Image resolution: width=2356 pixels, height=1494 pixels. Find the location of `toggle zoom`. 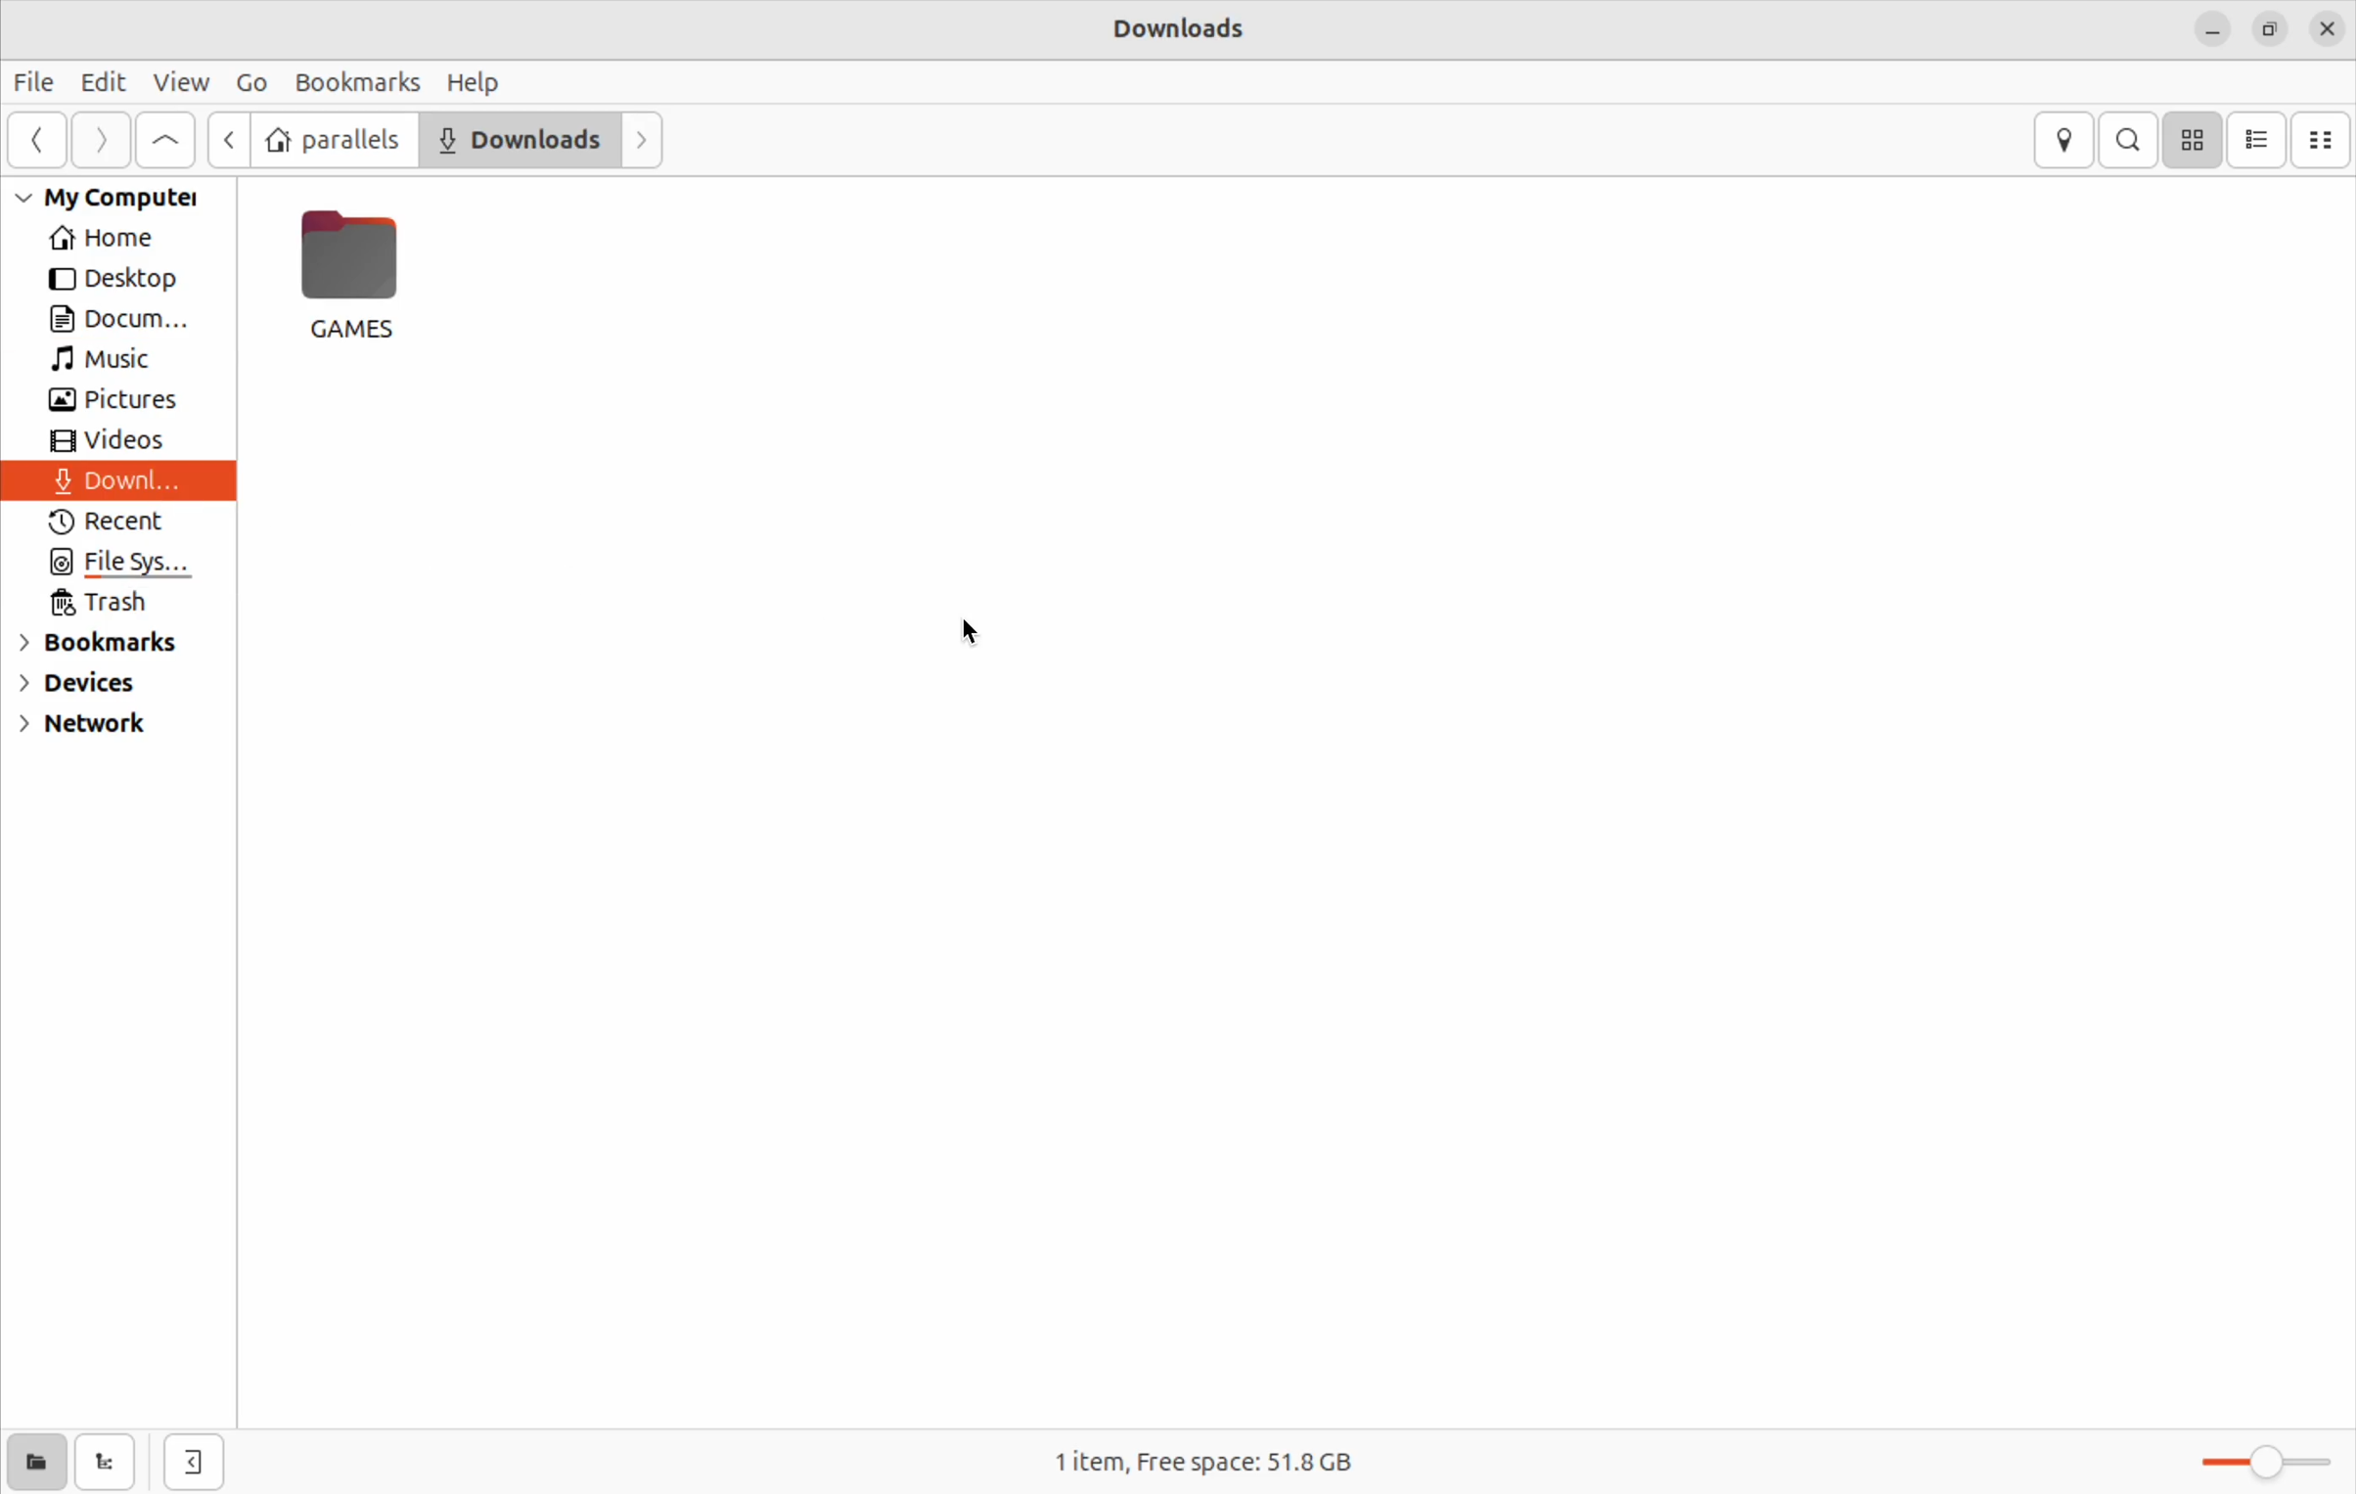

toggle zoom is located at coordinates (2256, 1461).